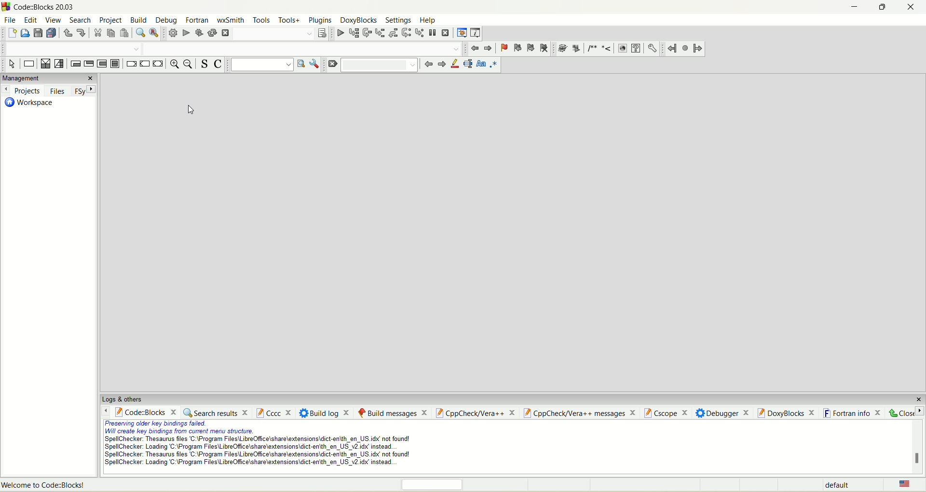  I want to click on logo, so click(7, 7).